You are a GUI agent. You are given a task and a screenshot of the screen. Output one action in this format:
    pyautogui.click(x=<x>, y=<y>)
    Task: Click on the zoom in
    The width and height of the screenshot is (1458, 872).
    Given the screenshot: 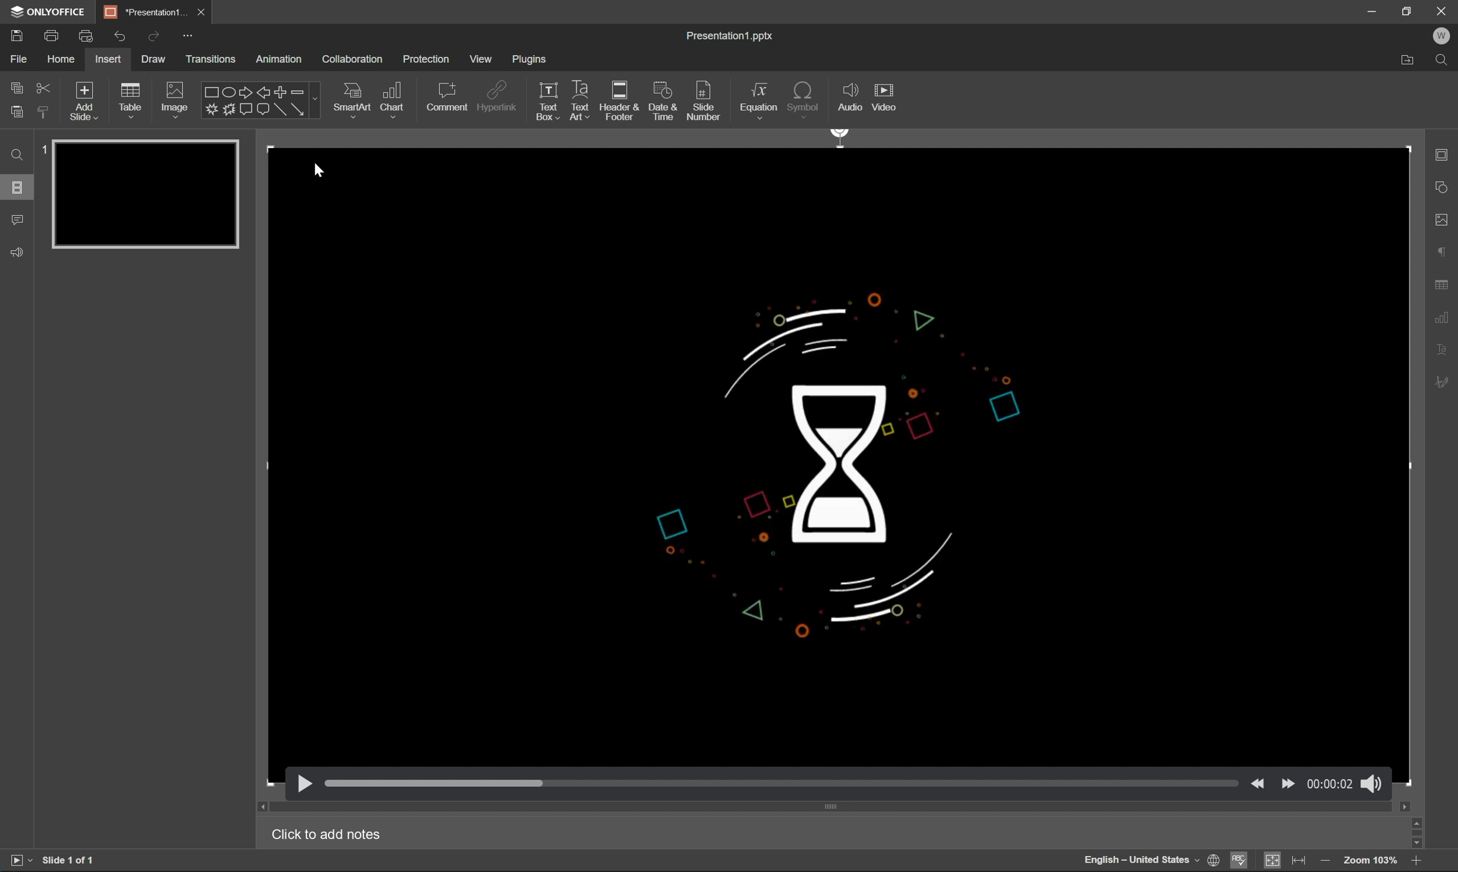 What is the action you would take?
    pyautogui.click(x=1326, y=862)
    